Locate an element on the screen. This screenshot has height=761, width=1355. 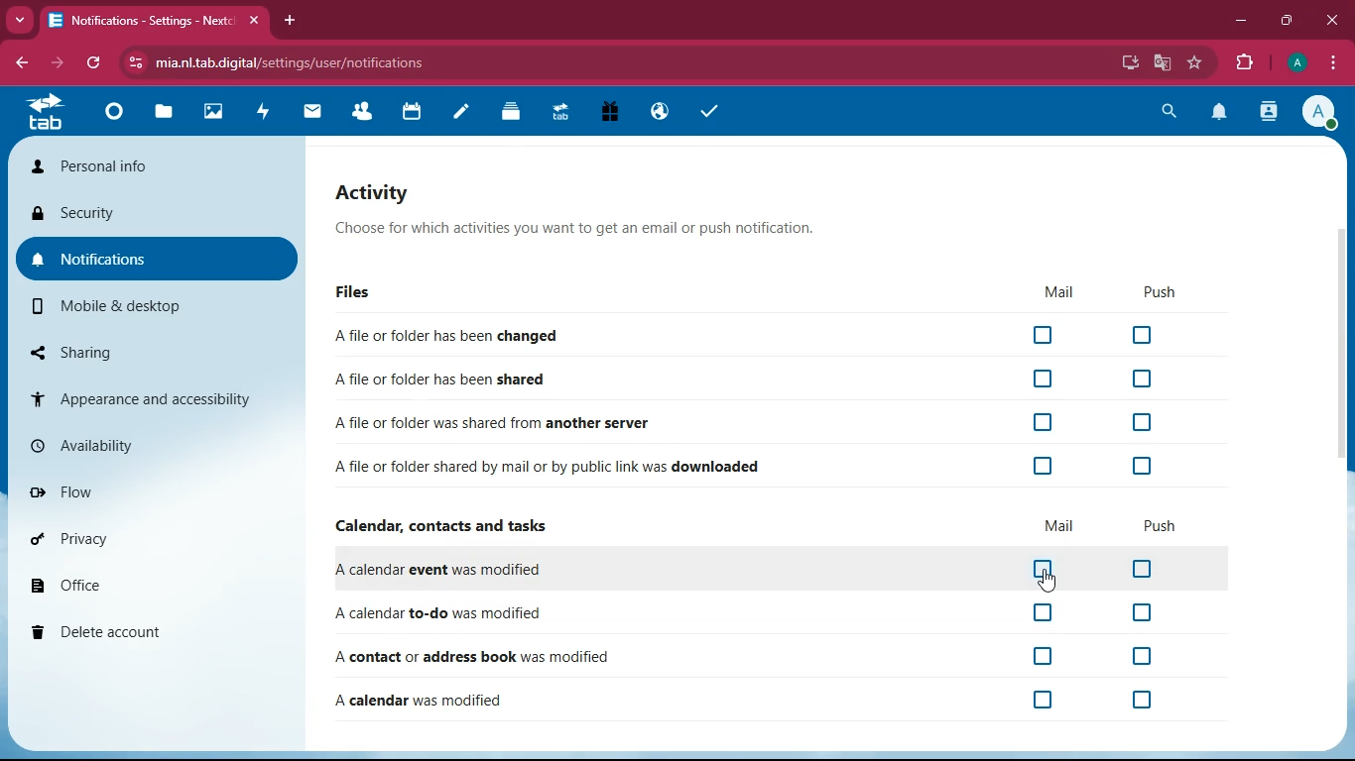
task is located at coordinates (714, 114).